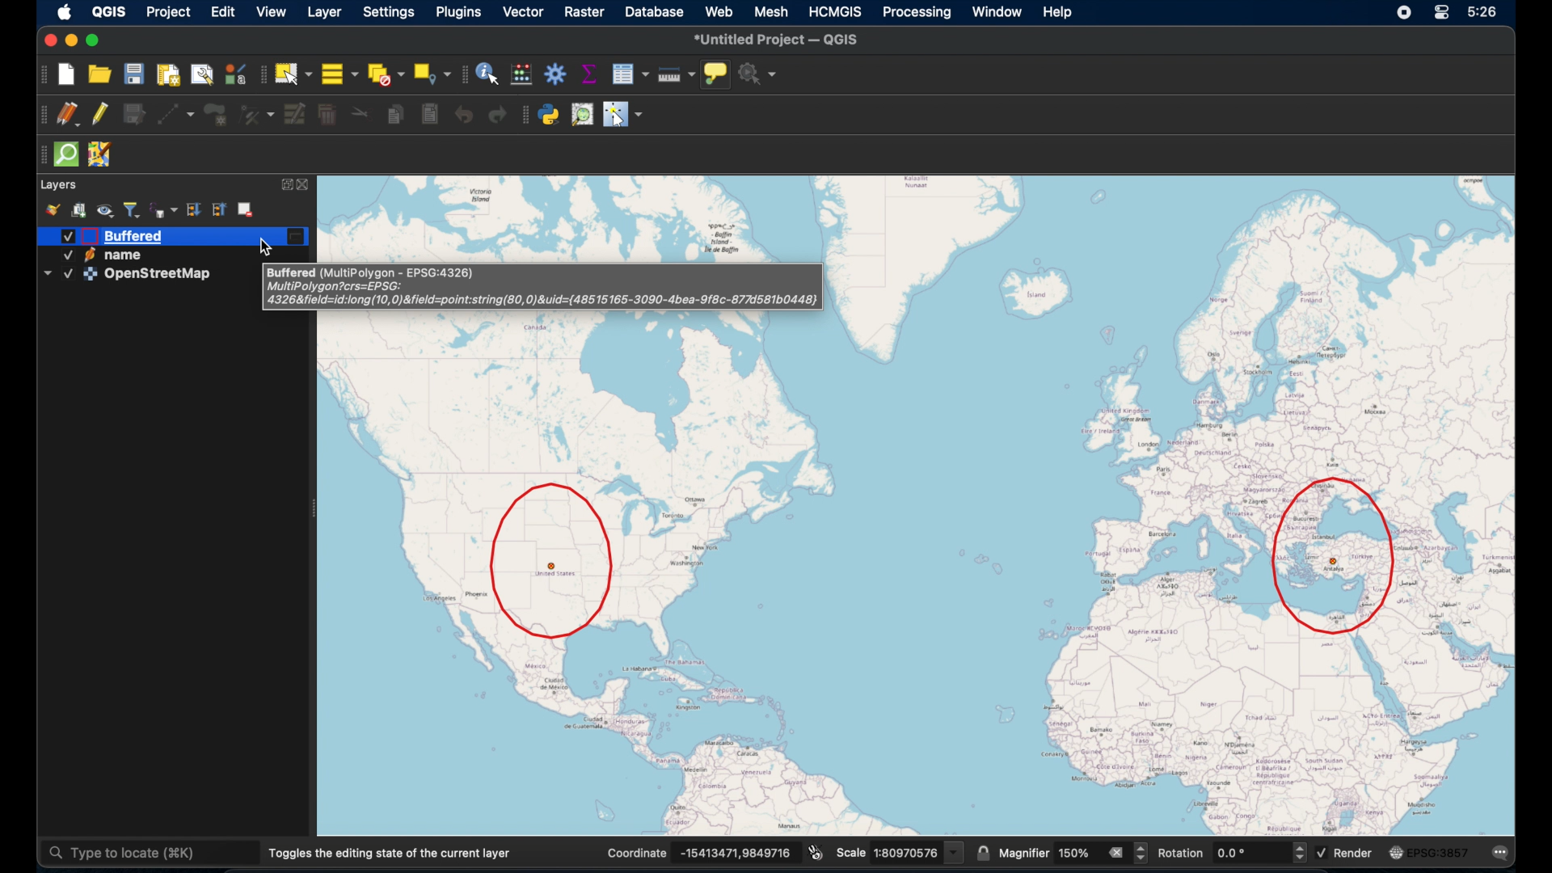 Image resolution: width=1552 pixels, height=873 pixels. What do you see at coordinates (521, 73) in the screenshot?
I see `open field calculator` at bounding box center [521, 73].